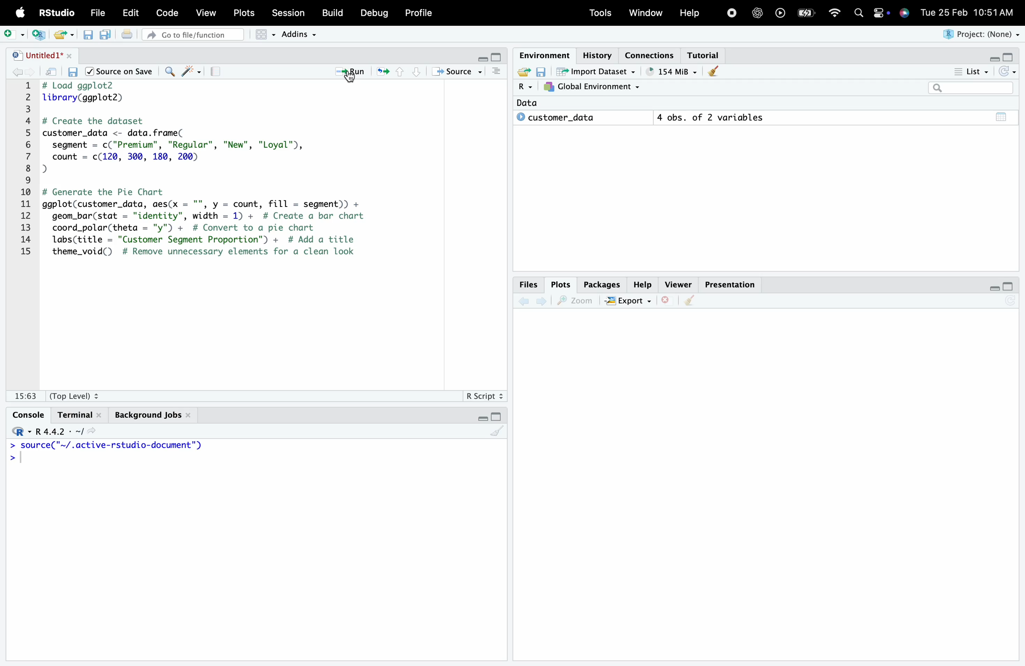 The image size is (1025, 666). Describe the element at coordinates (880, 14) in the screenshot. I see `settings` at that location.